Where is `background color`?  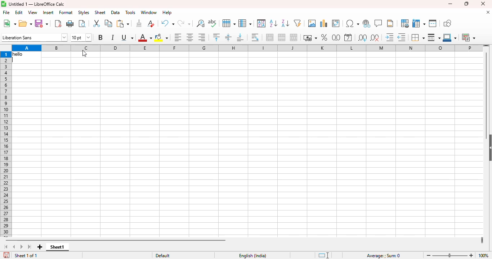
background color is located at coordinates (162, 38).